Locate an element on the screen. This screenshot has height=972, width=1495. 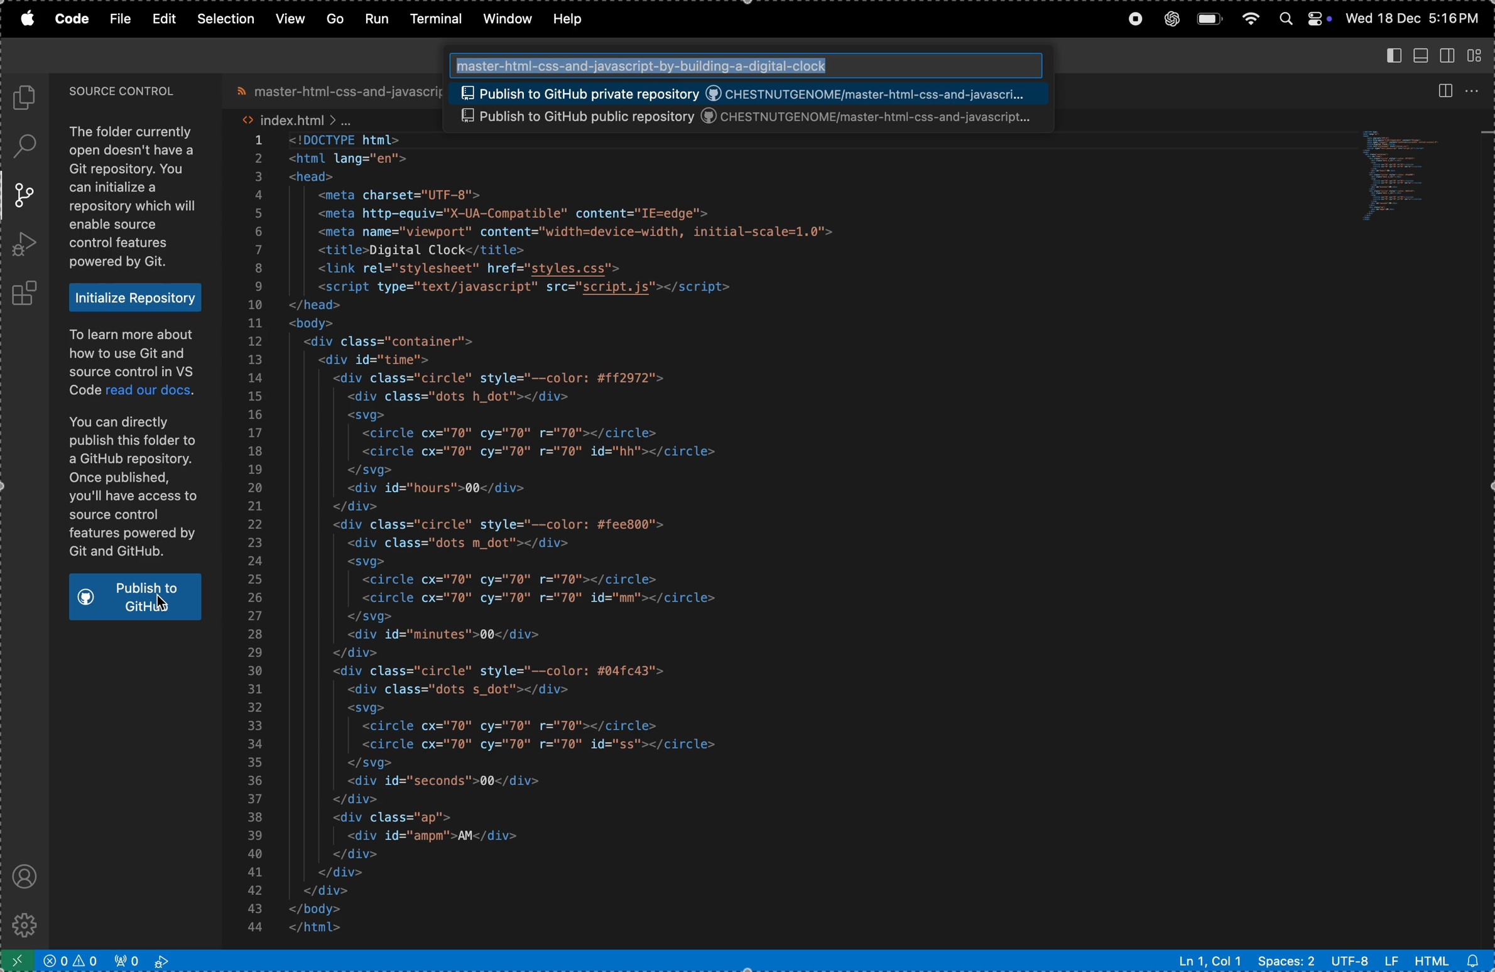
publish to git is located at coordinates (137, 598).